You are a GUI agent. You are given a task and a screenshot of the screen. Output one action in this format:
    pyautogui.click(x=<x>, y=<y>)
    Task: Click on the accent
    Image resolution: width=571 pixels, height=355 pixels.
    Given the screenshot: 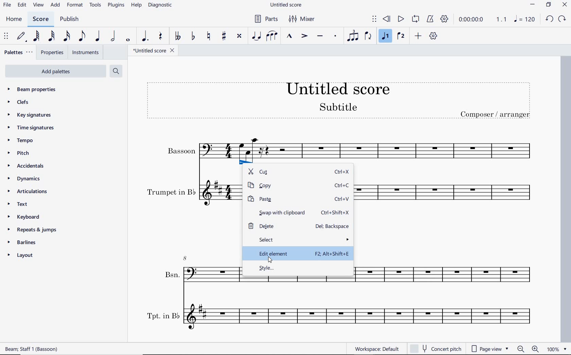 What is the action you would take?
    pyautogui.click(x=304, y=36)
    